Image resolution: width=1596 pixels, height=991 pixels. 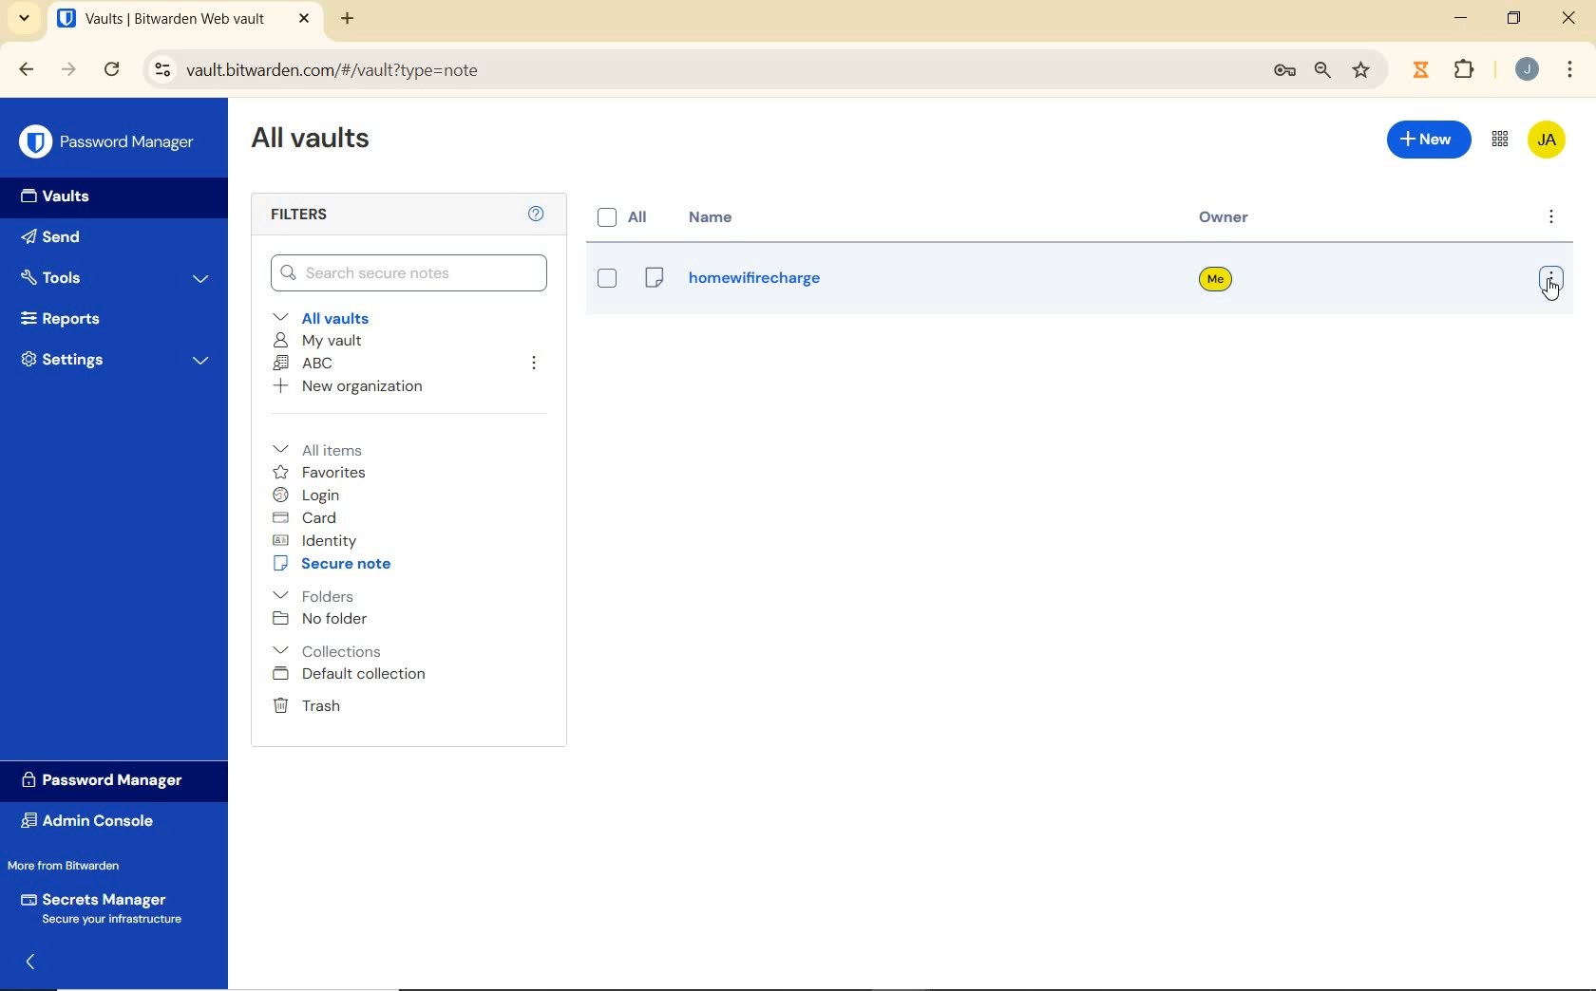 I want to click on extensions, so click(x=1418, y=70).